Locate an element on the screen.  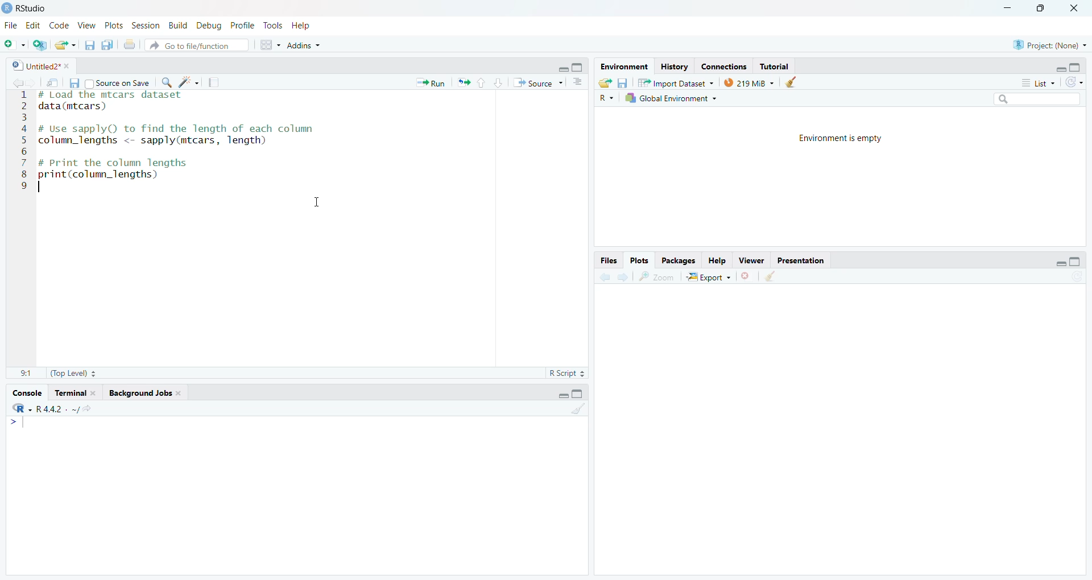
Debug is located at coordinates (210, 25).